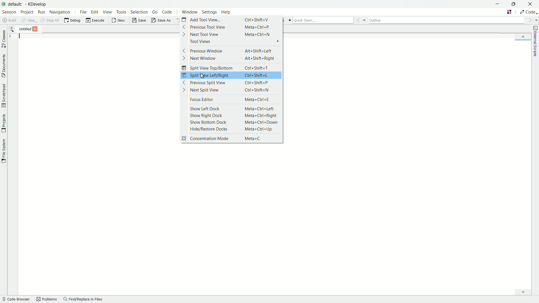 The image size is (539, 303). What do you see at coordinates (10, 20) in the screenshot?
I see `build` at bounding box center [10, 20].